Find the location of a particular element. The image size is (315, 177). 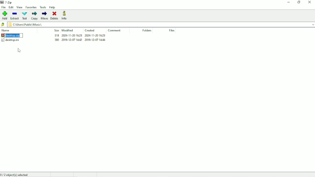

Back is located at coordinates (3, 25).